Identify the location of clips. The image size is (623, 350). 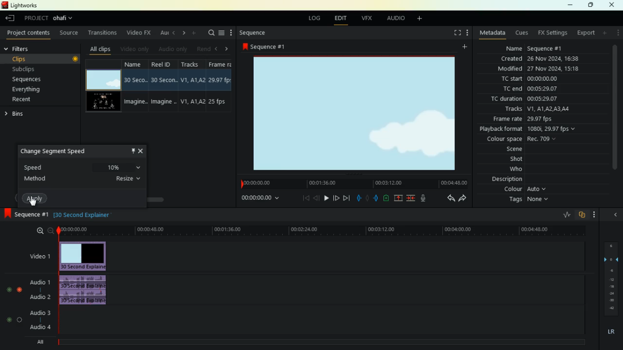
(31, 59).